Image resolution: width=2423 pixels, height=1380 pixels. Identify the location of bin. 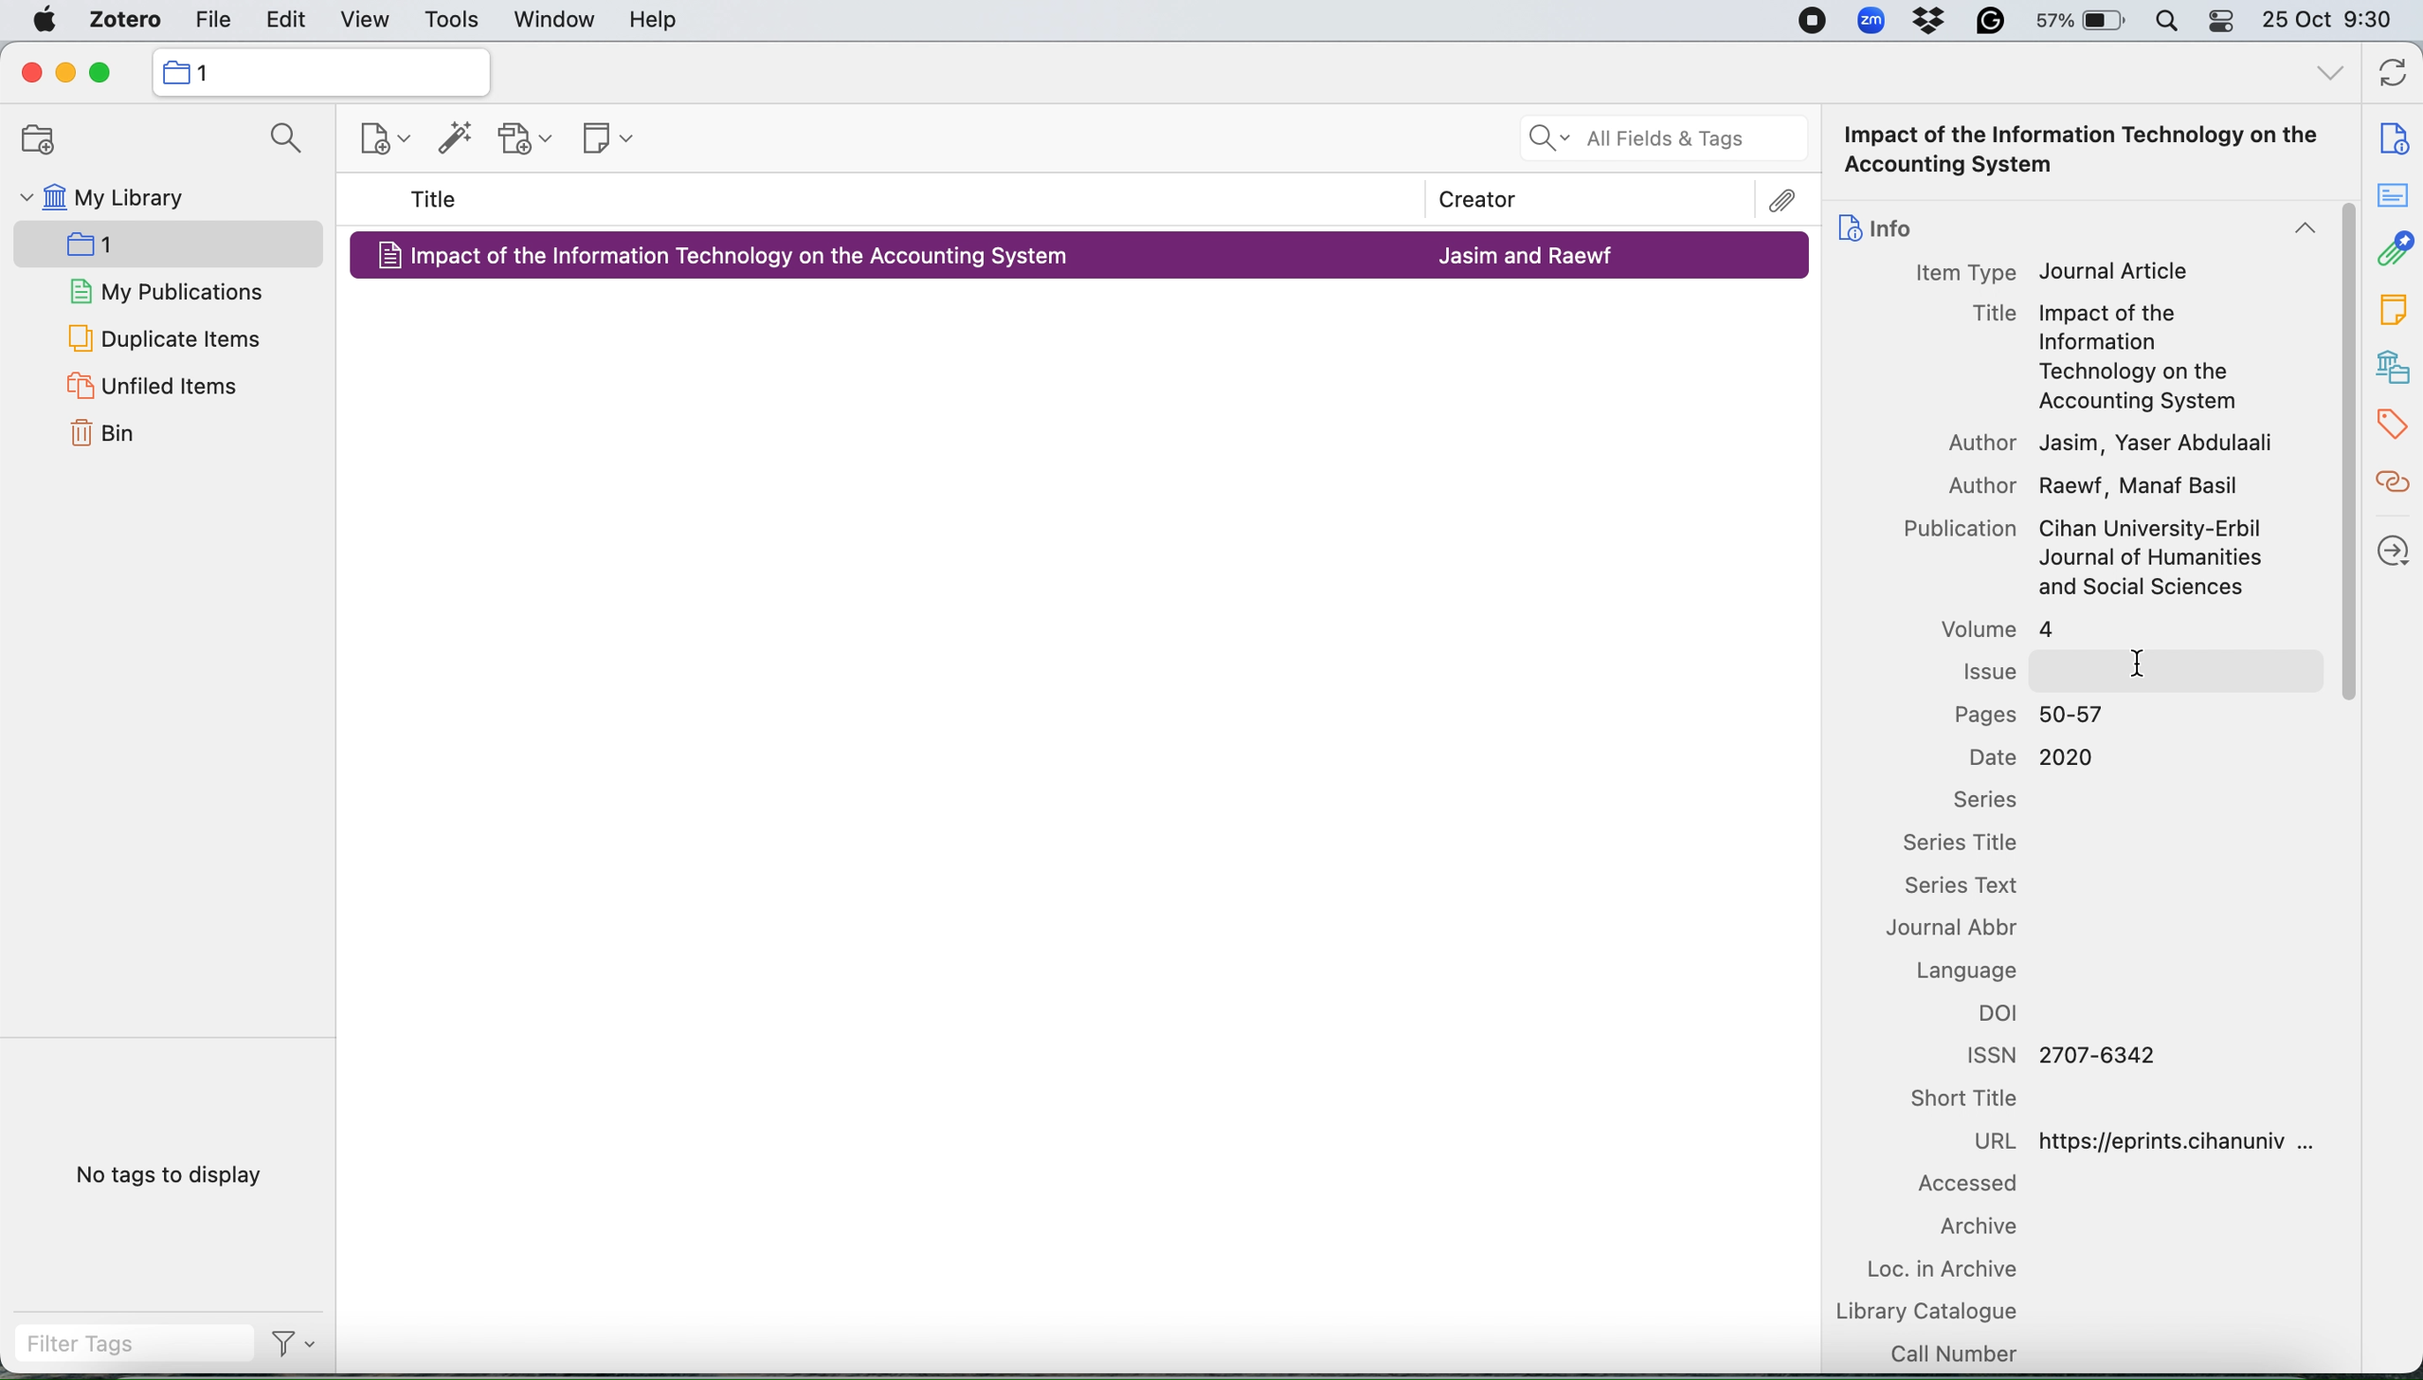
(103, 437).